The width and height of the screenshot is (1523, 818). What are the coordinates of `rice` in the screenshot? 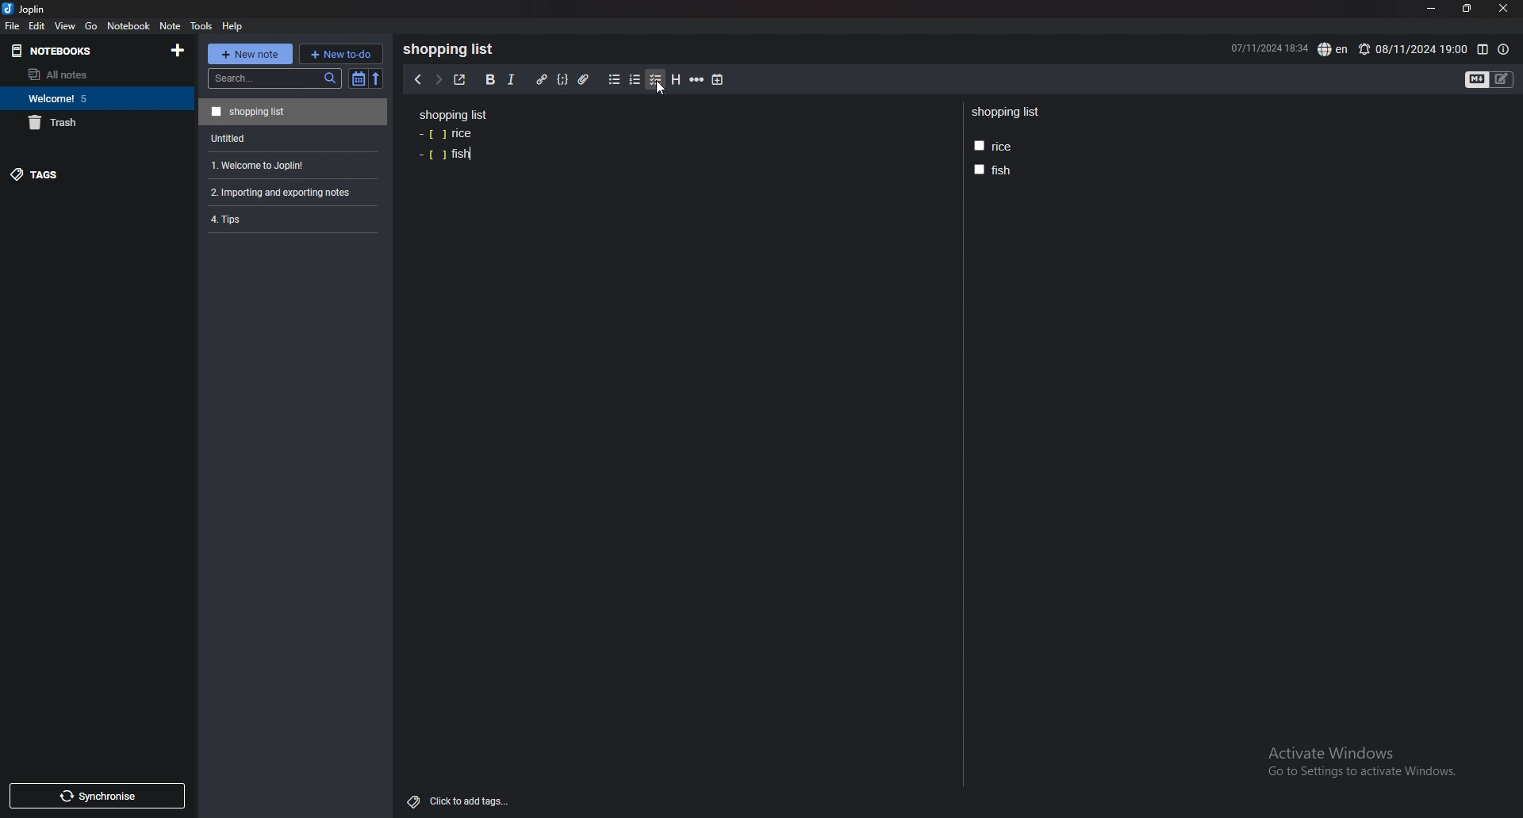 It's located at (447, 135).